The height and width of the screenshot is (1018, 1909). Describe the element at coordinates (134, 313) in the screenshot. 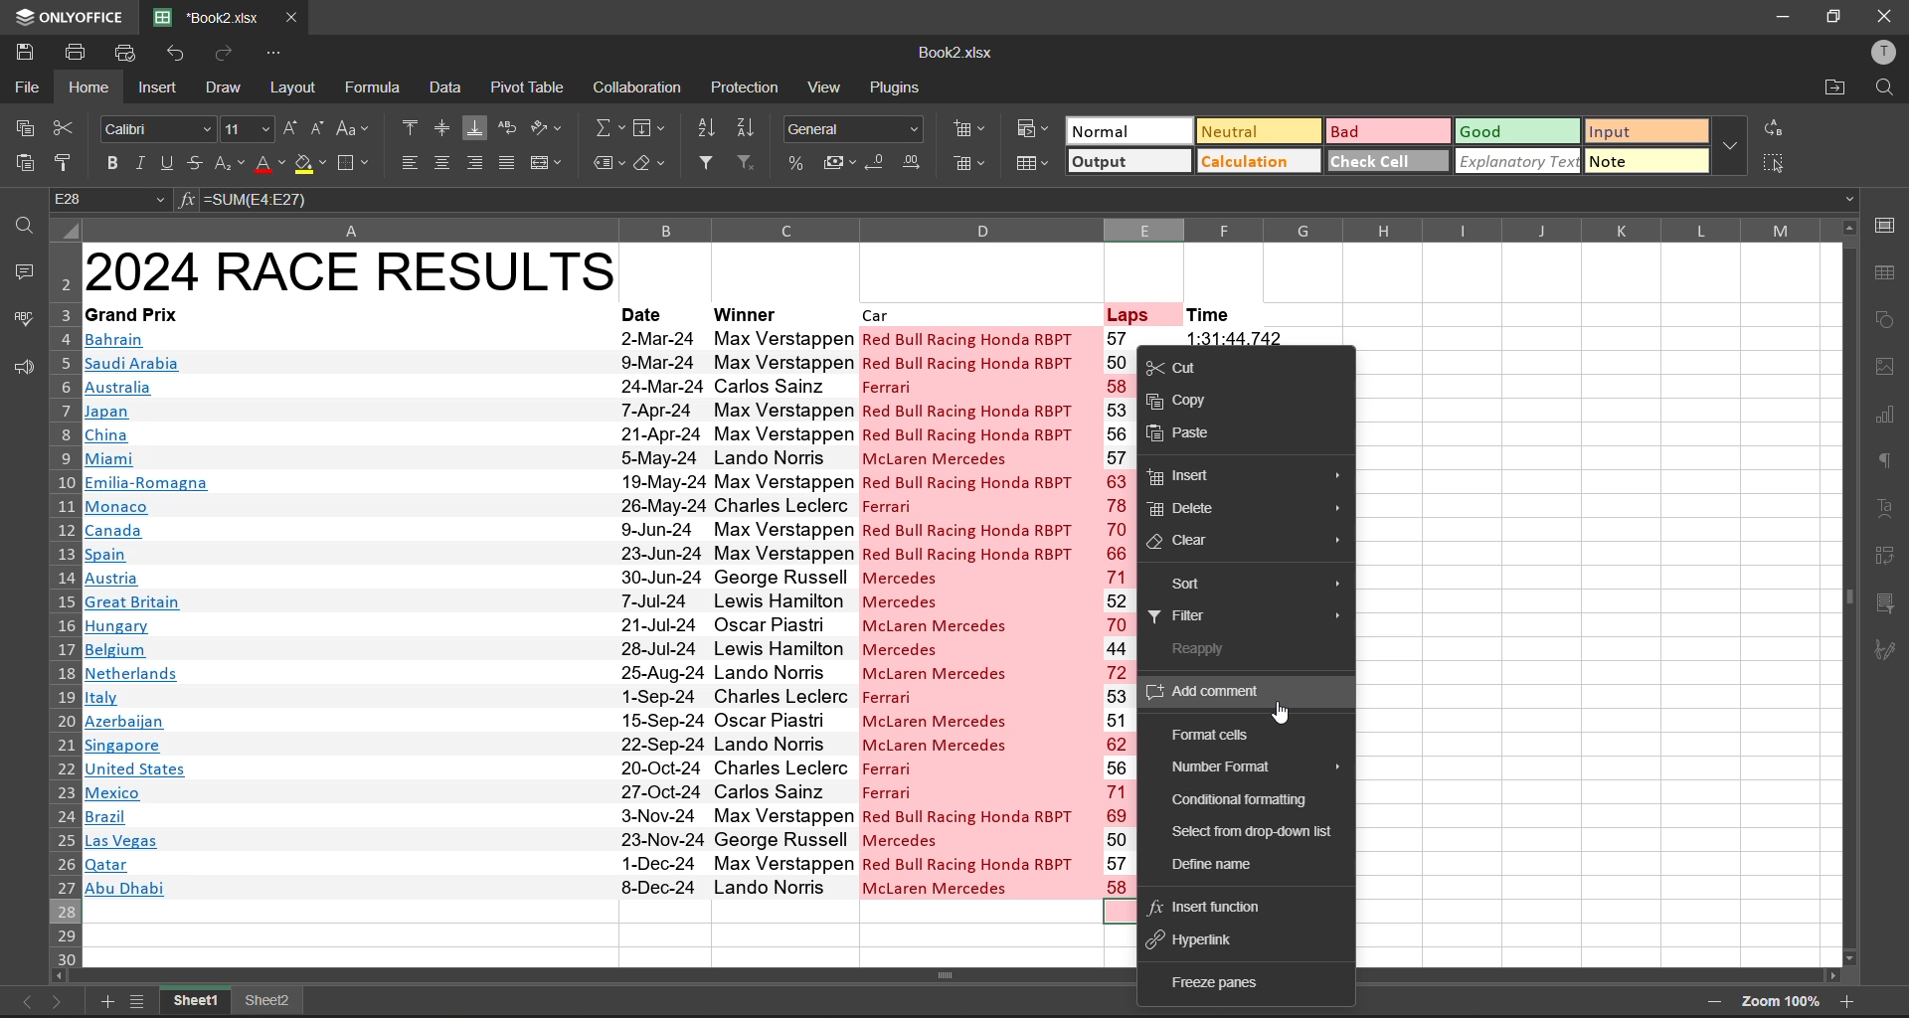

I see `grand prix` at that location.